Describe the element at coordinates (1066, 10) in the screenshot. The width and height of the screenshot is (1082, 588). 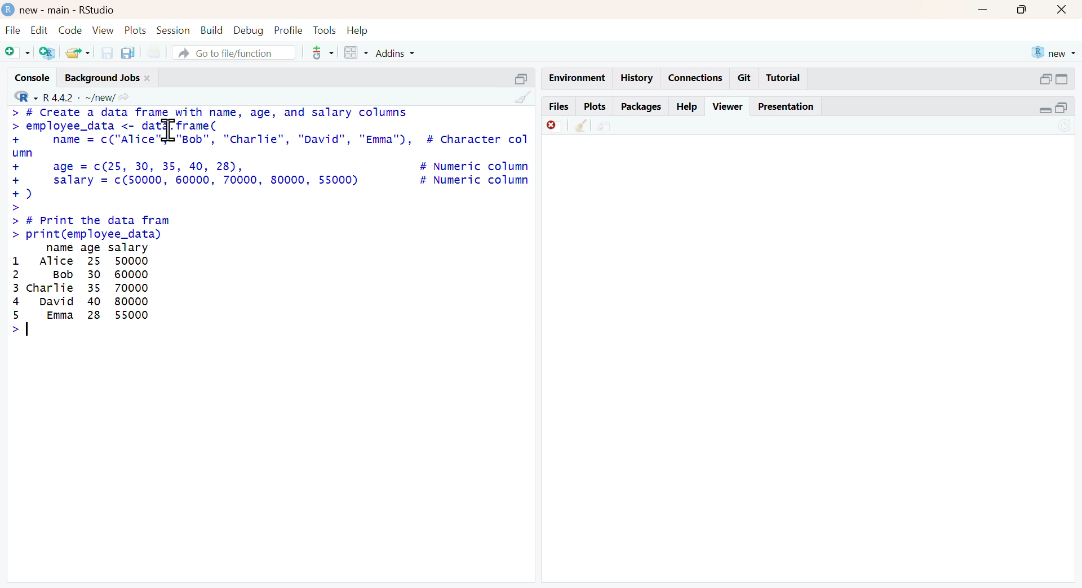
I see `close` at that location.